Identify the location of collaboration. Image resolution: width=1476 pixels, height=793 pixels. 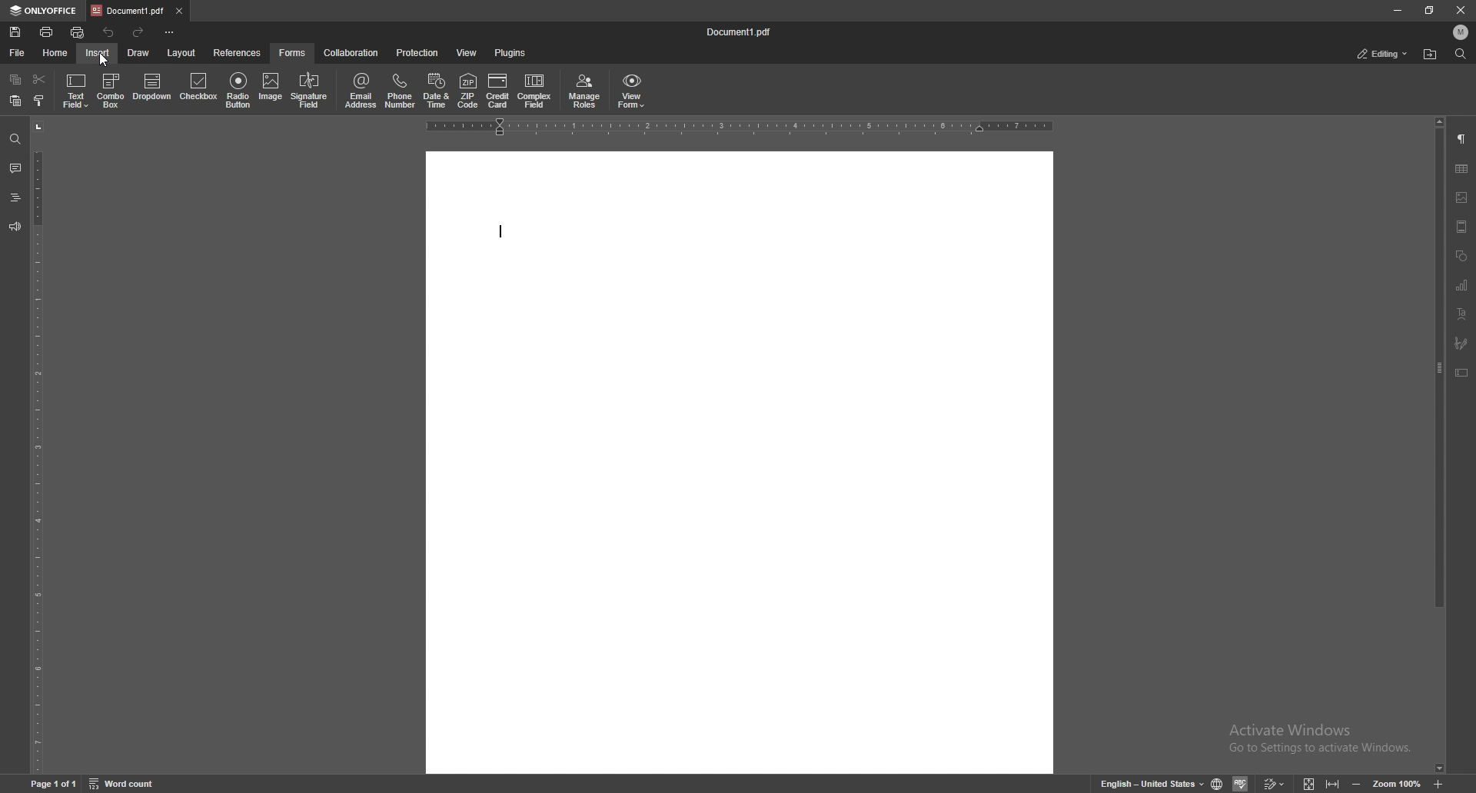
(351, 51).